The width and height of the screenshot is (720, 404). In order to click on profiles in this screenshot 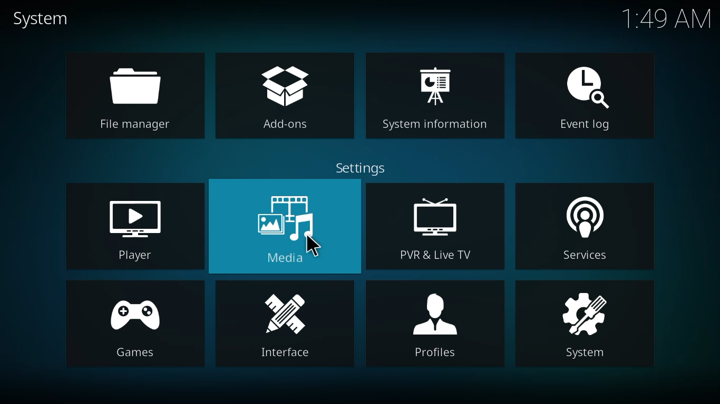, I will do `click(433, 323)`.